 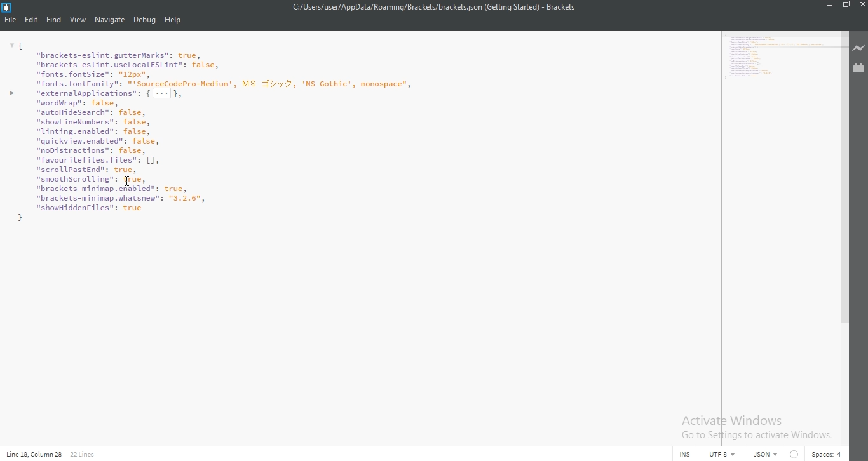 I want to click on View, so click(x=78, y=20).